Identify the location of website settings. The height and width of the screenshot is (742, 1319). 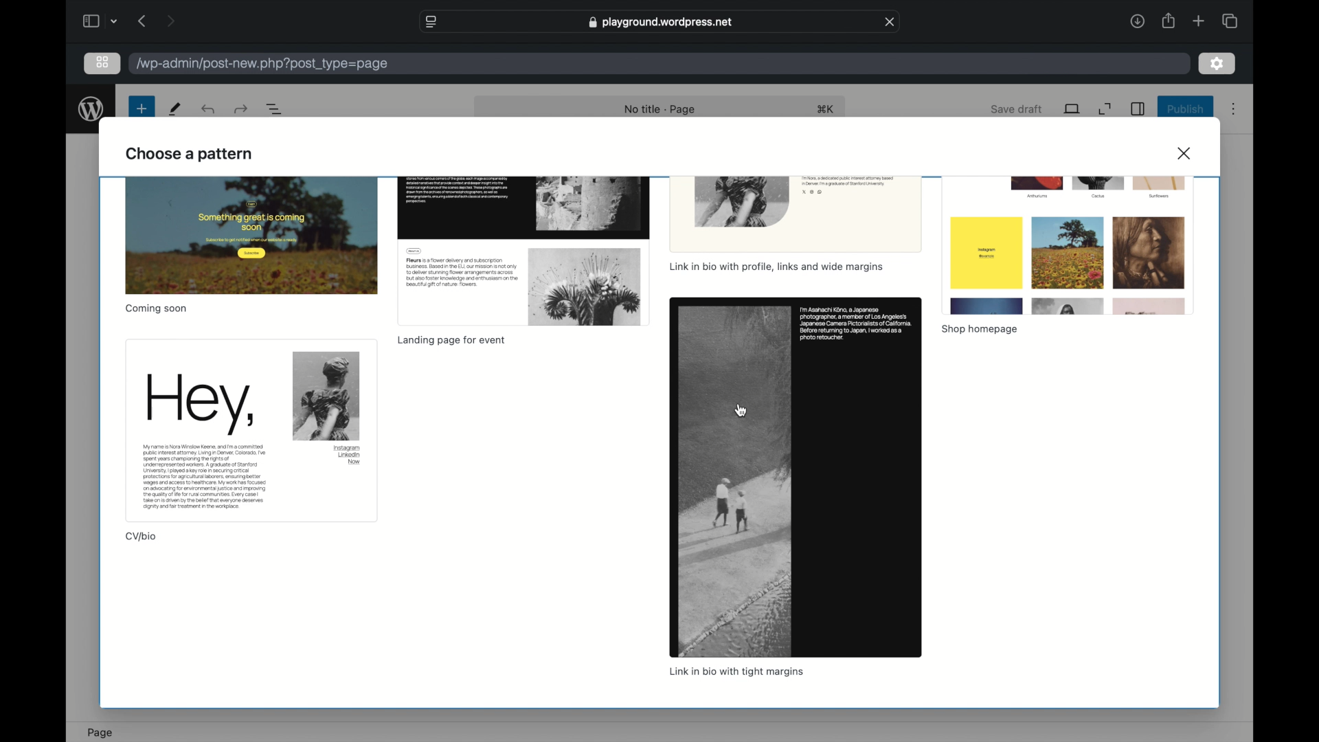
(429, 22).